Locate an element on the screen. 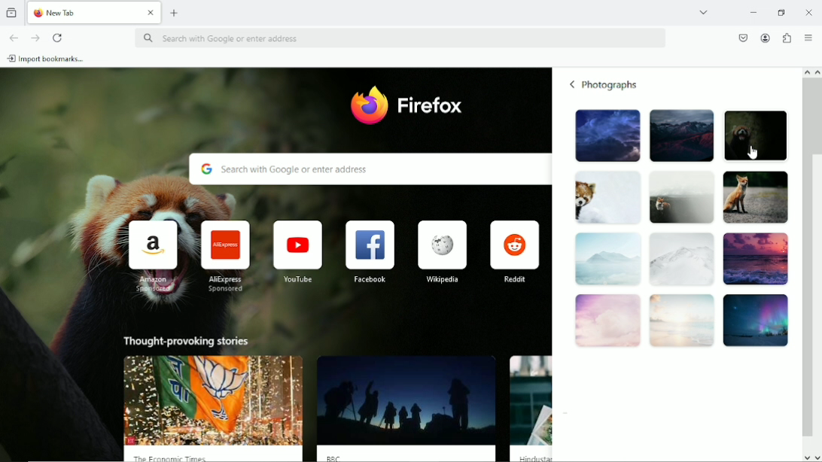 This screenshot has height=462, width=822. Photograph is located at coordinates (754, 260).